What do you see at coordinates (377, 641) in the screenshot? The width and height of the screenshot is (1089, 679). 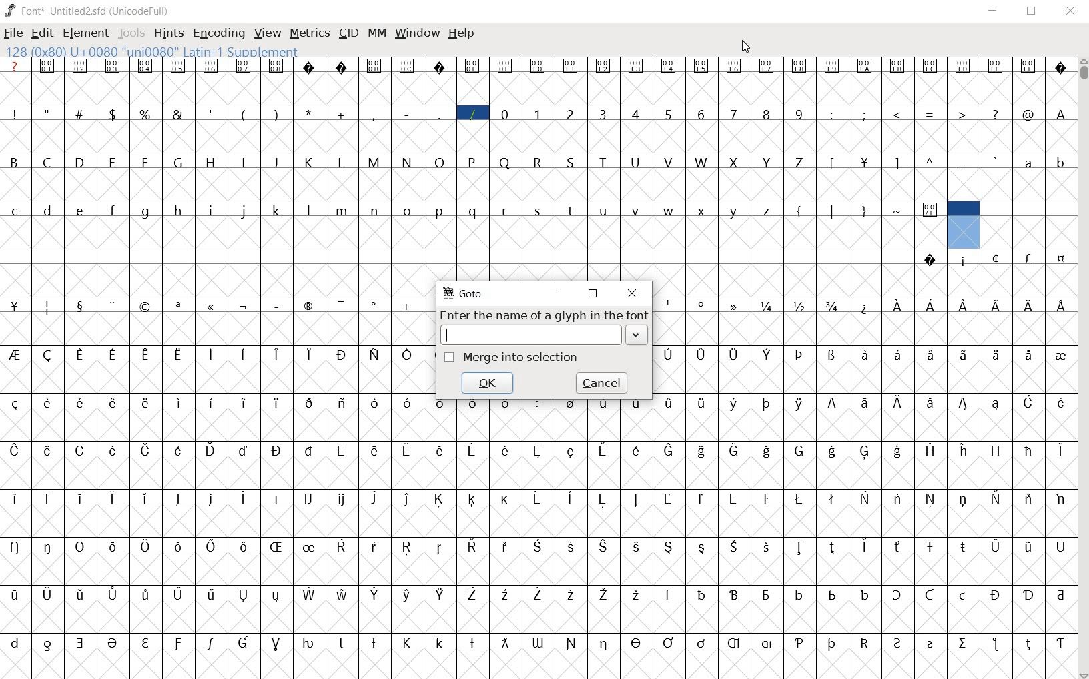 I see `Symbol` at bounding box center [377, 641].